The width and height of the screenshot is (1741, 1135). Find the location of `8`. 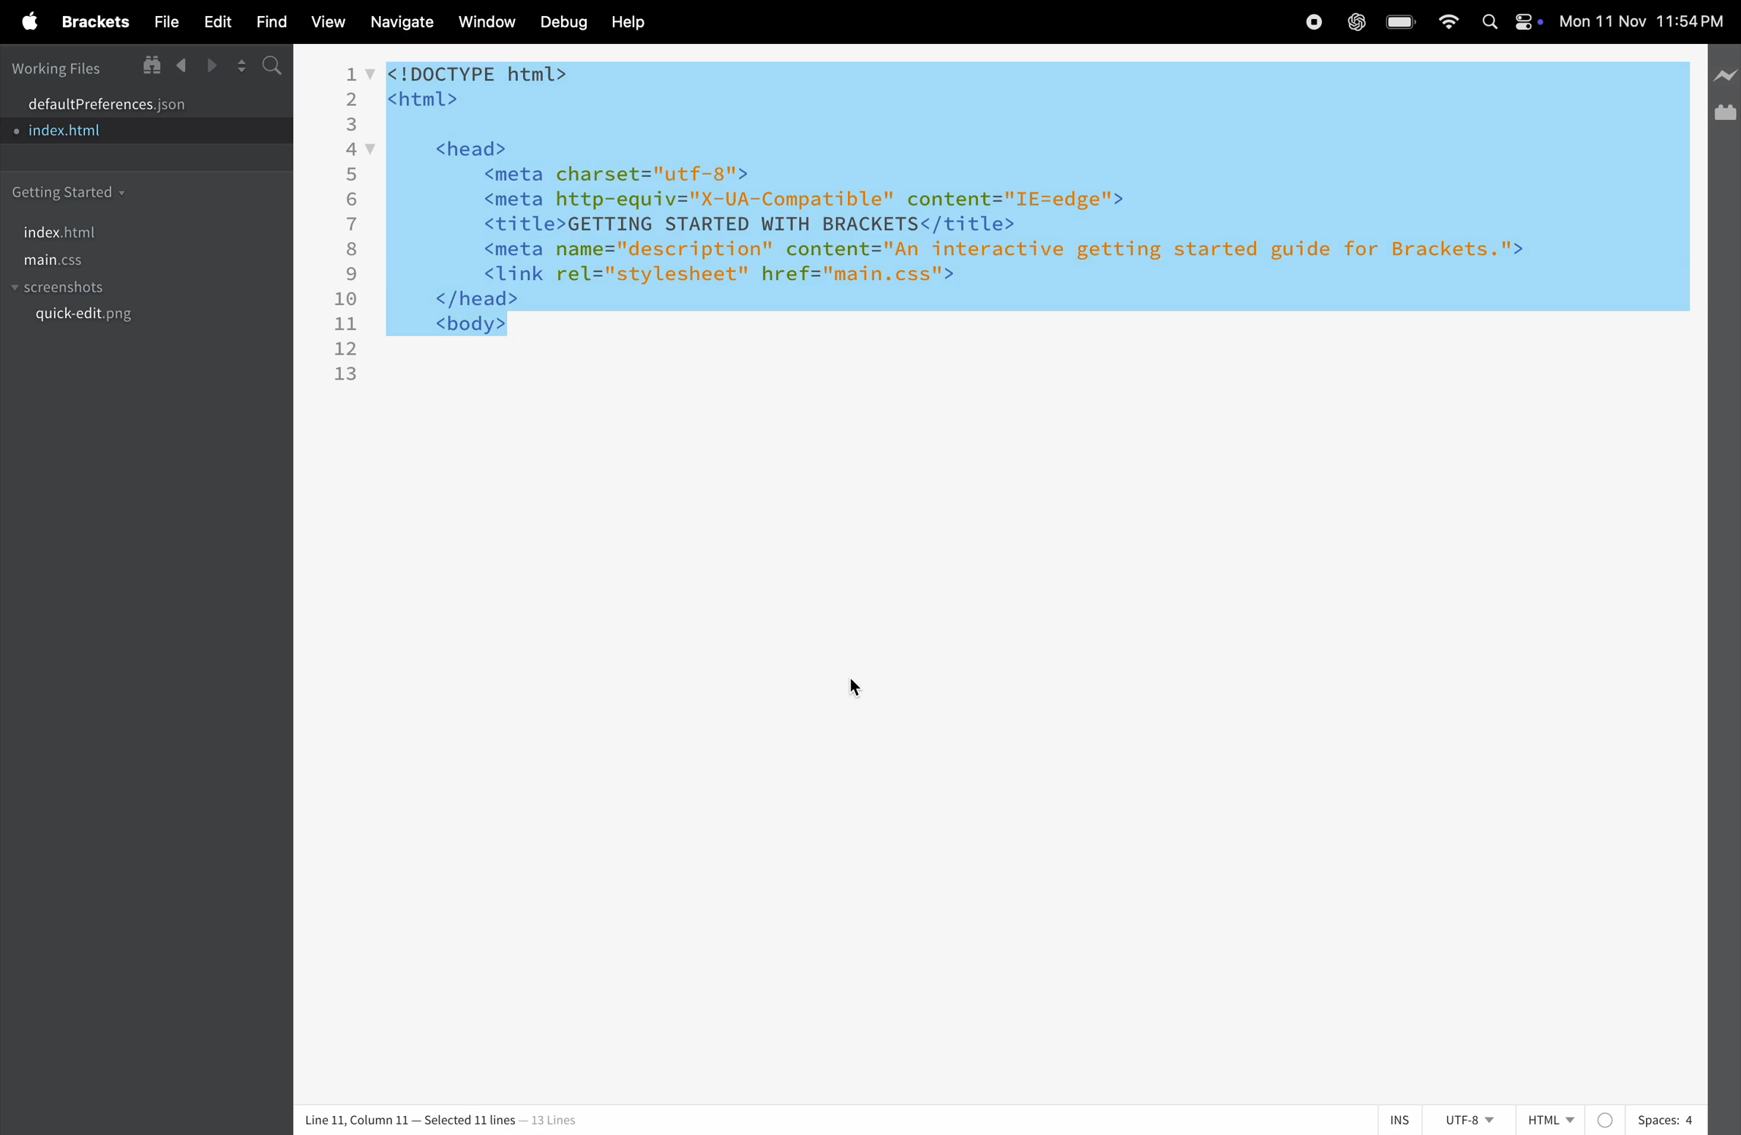

8 is located at coordinates (353, 249).